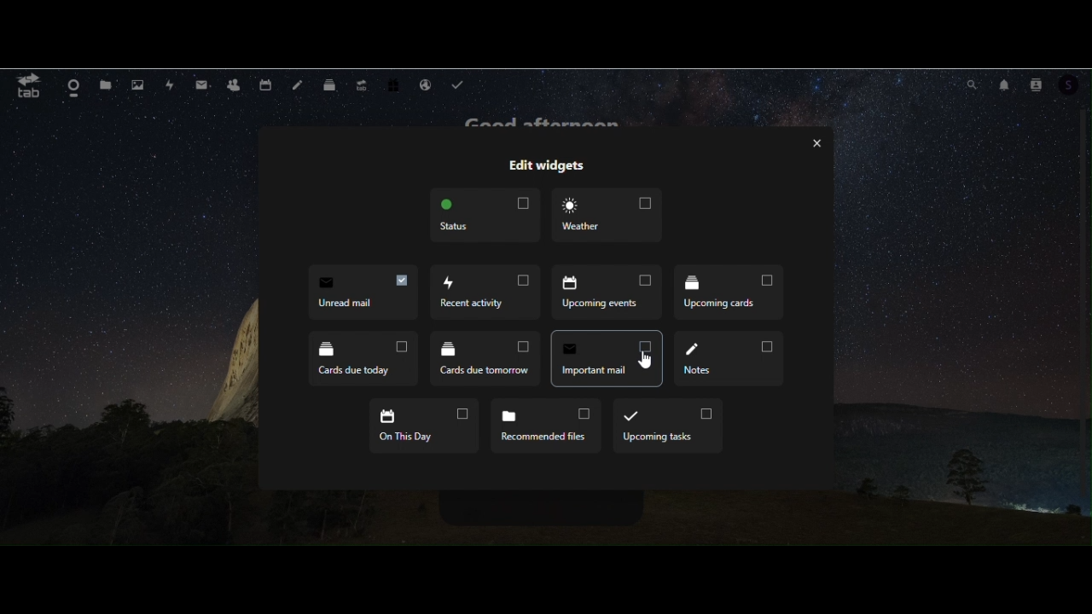 Image resolution: width=1092 pixels, height=614 pixels. Describe the element at coordinates (26, 87) in the screenshot. I see `tab` at that location.